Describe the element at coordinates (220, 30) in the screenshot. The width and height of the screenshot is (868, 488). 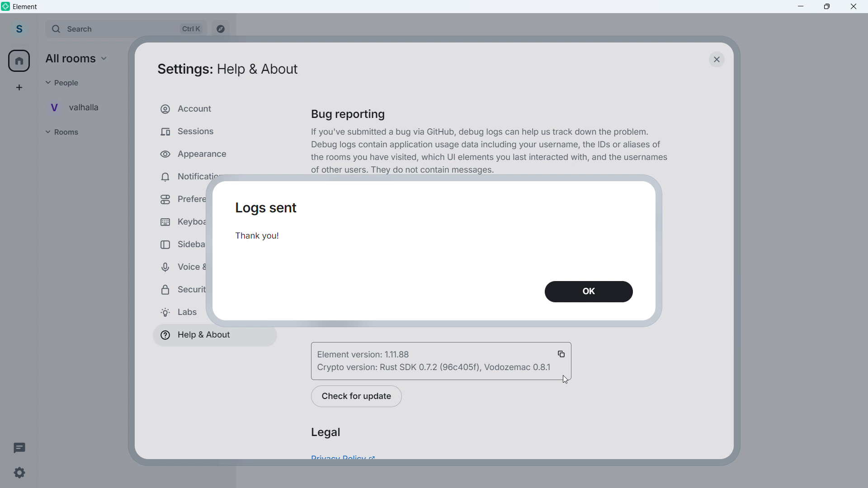
I see `Explore rooms ` at that location.